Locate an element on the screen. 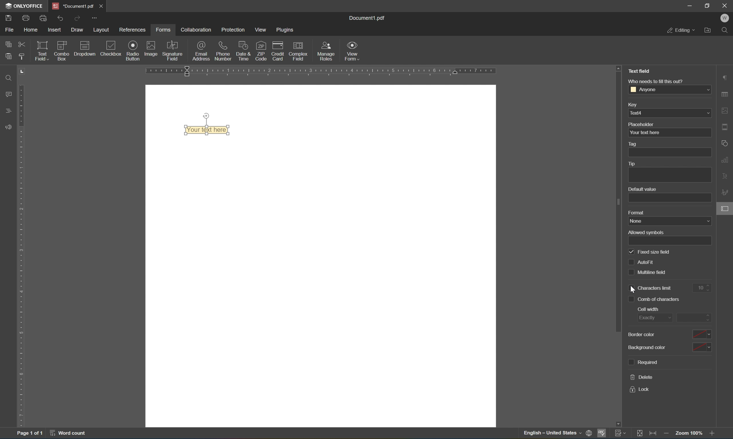 The height and width of the screenshot is (439, 733). multiline fit is located at coordinates (654, 273).